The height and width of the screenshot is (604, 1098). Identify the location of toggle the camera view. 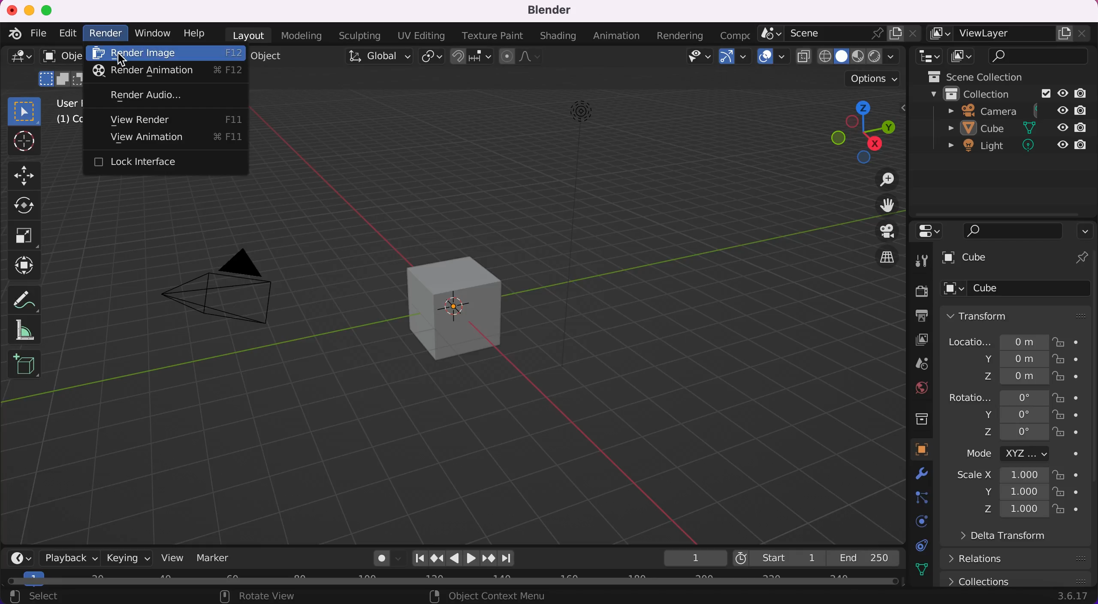
(885, 231).